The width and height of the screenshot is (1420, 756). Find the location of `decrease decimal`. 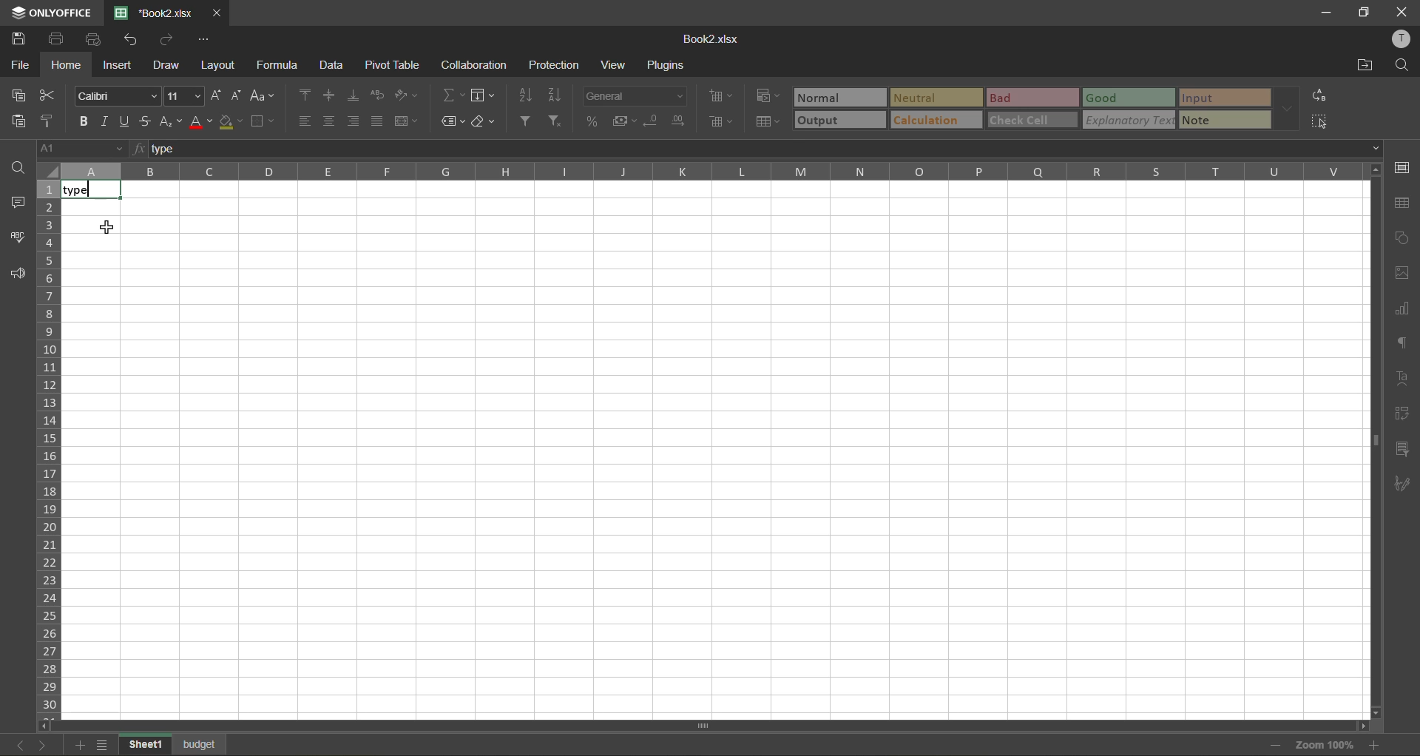

decrease decimal is located at coordinates (651, 121).